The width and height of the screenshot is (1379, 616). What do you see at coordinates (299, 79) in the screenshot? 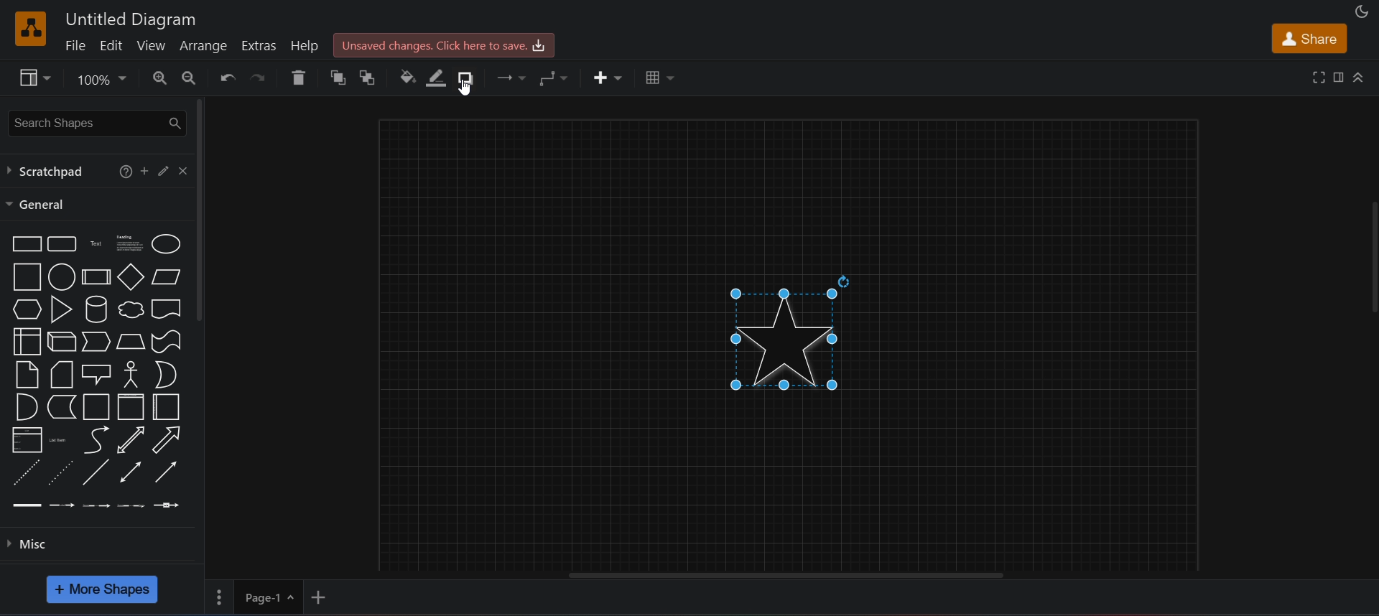
I see `delete` at bounding box center [299, 79].